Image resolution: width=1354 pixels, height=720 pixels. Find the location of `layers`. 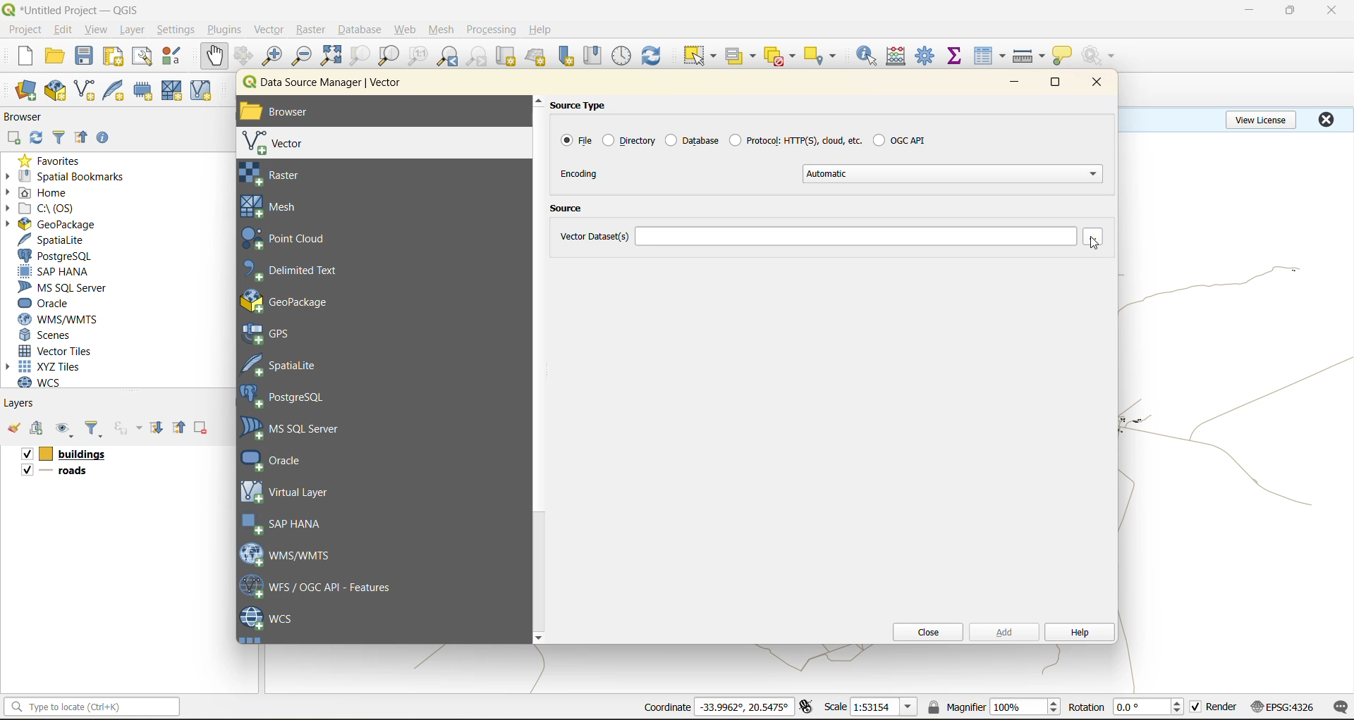

layers is located at coordinates (20, 402).